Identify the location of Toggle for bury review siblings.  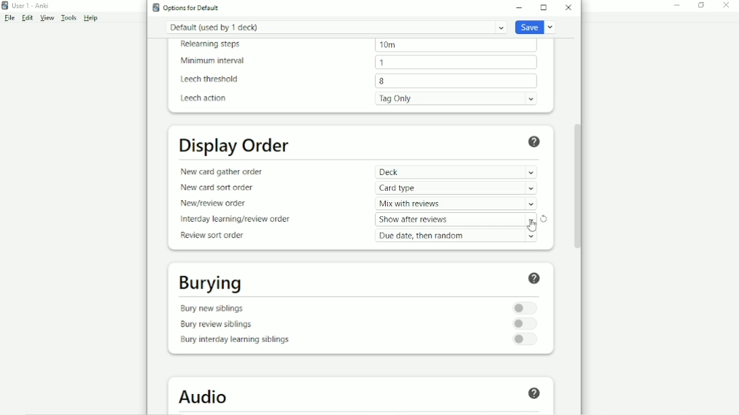
(525, 324).